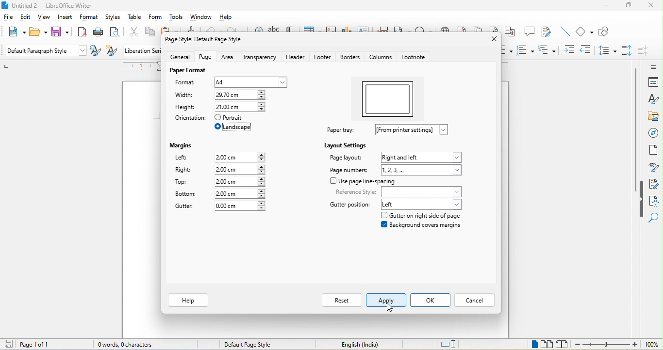  What do you see at coordinates (628, 52) in the screenshot?
I see `increase paragraph spacing` at bounding box center [628, 52].